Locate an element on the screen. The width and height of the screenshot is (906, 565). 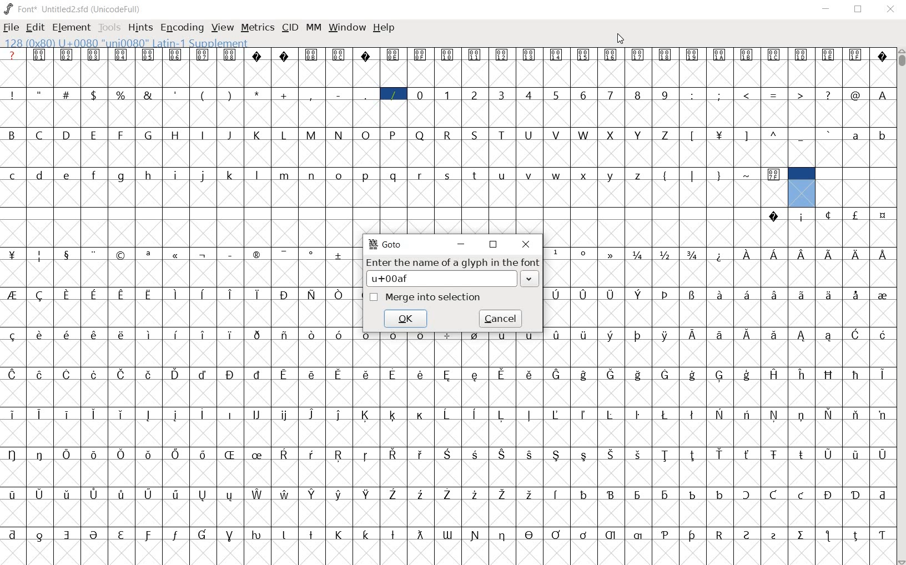
Enter the name of a glyph in the font is located at coordinates (452, 263).